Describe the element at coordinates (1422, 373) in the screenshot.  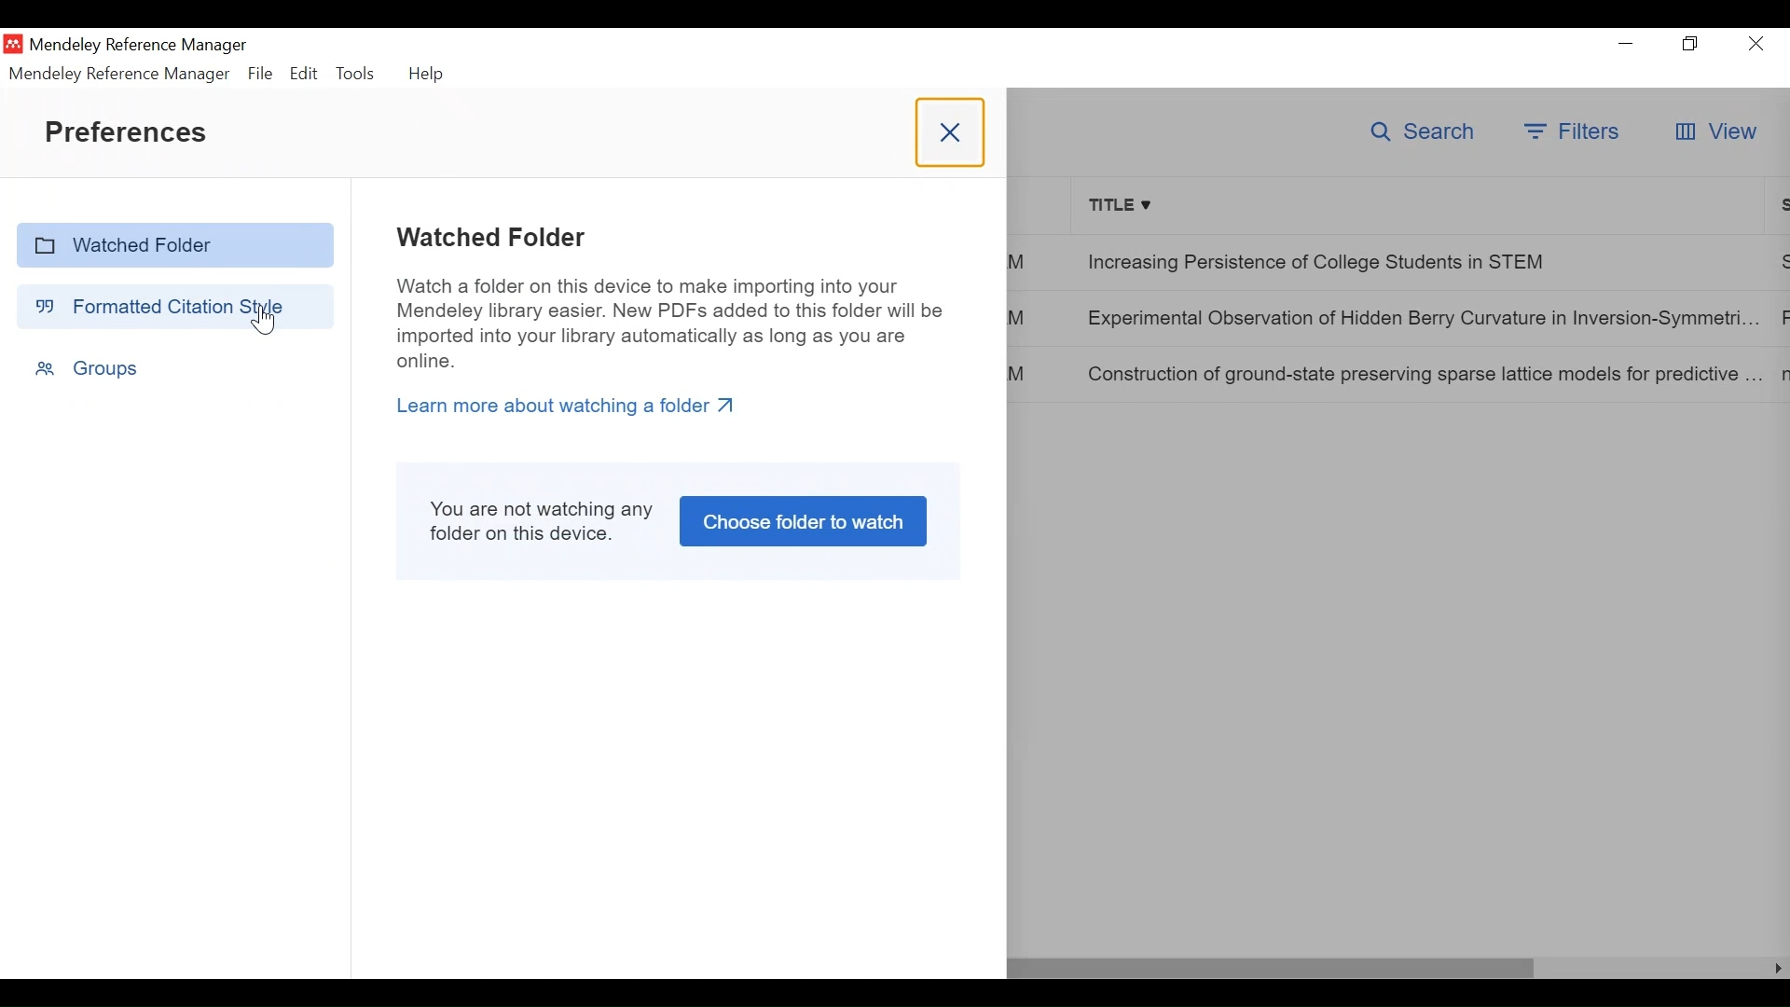
I see `Construction of ground-state preserving sparse lattice models for predictive` at that location.